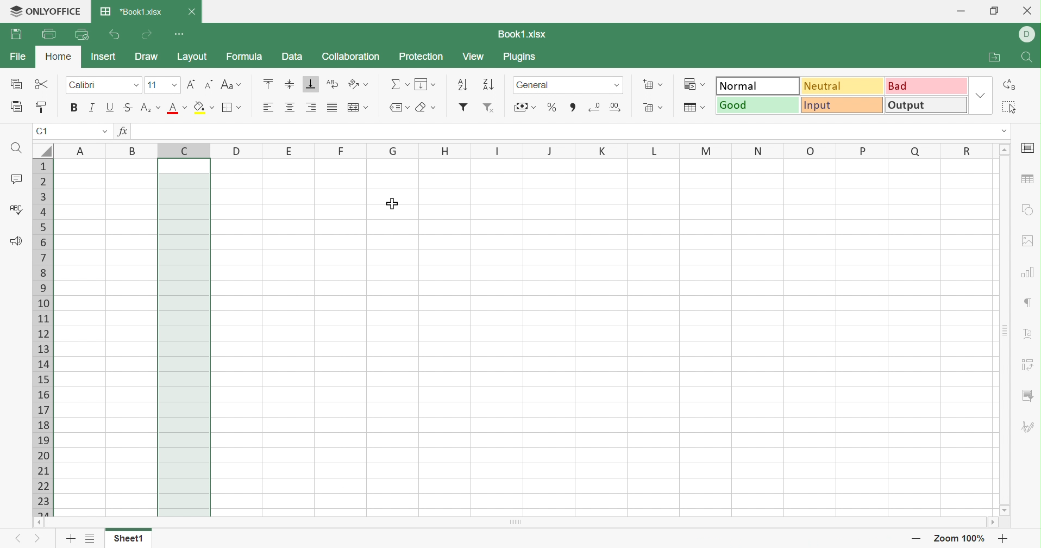  I want to click on Slide settings, so click(1029, 149).